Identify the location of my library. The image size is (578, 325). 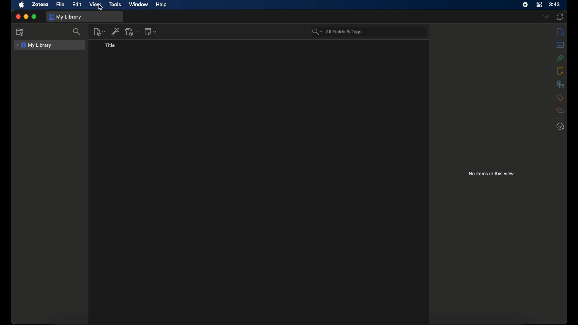
(34, 45).